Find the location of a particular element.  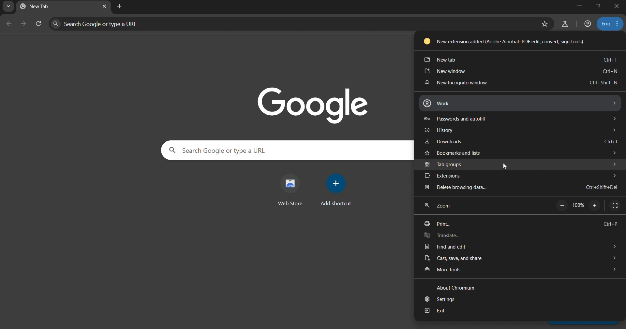

reload is located at coordinates (39, 22).